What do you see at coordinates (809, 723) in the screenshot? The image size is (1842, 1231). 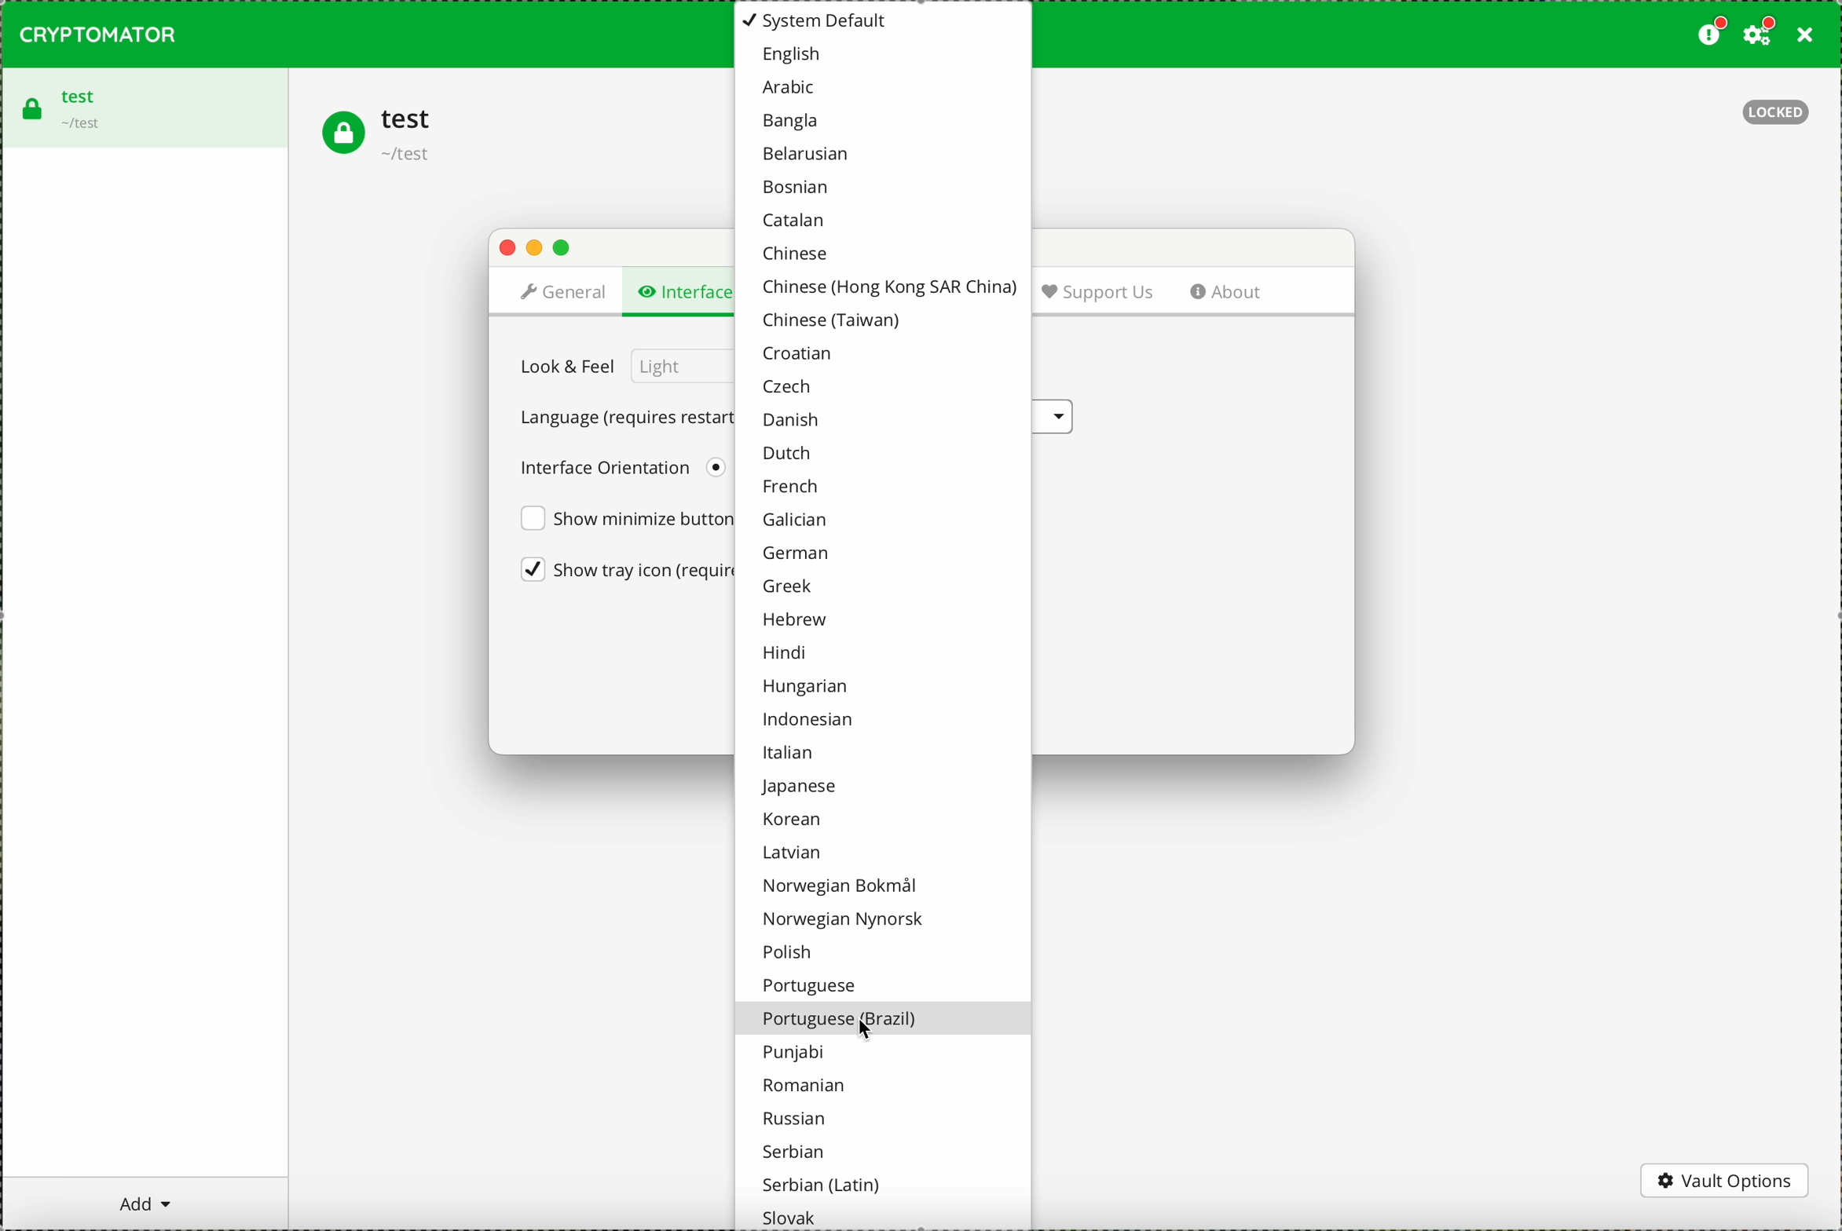 I see `indonesian` at bounding box center [809, 723].